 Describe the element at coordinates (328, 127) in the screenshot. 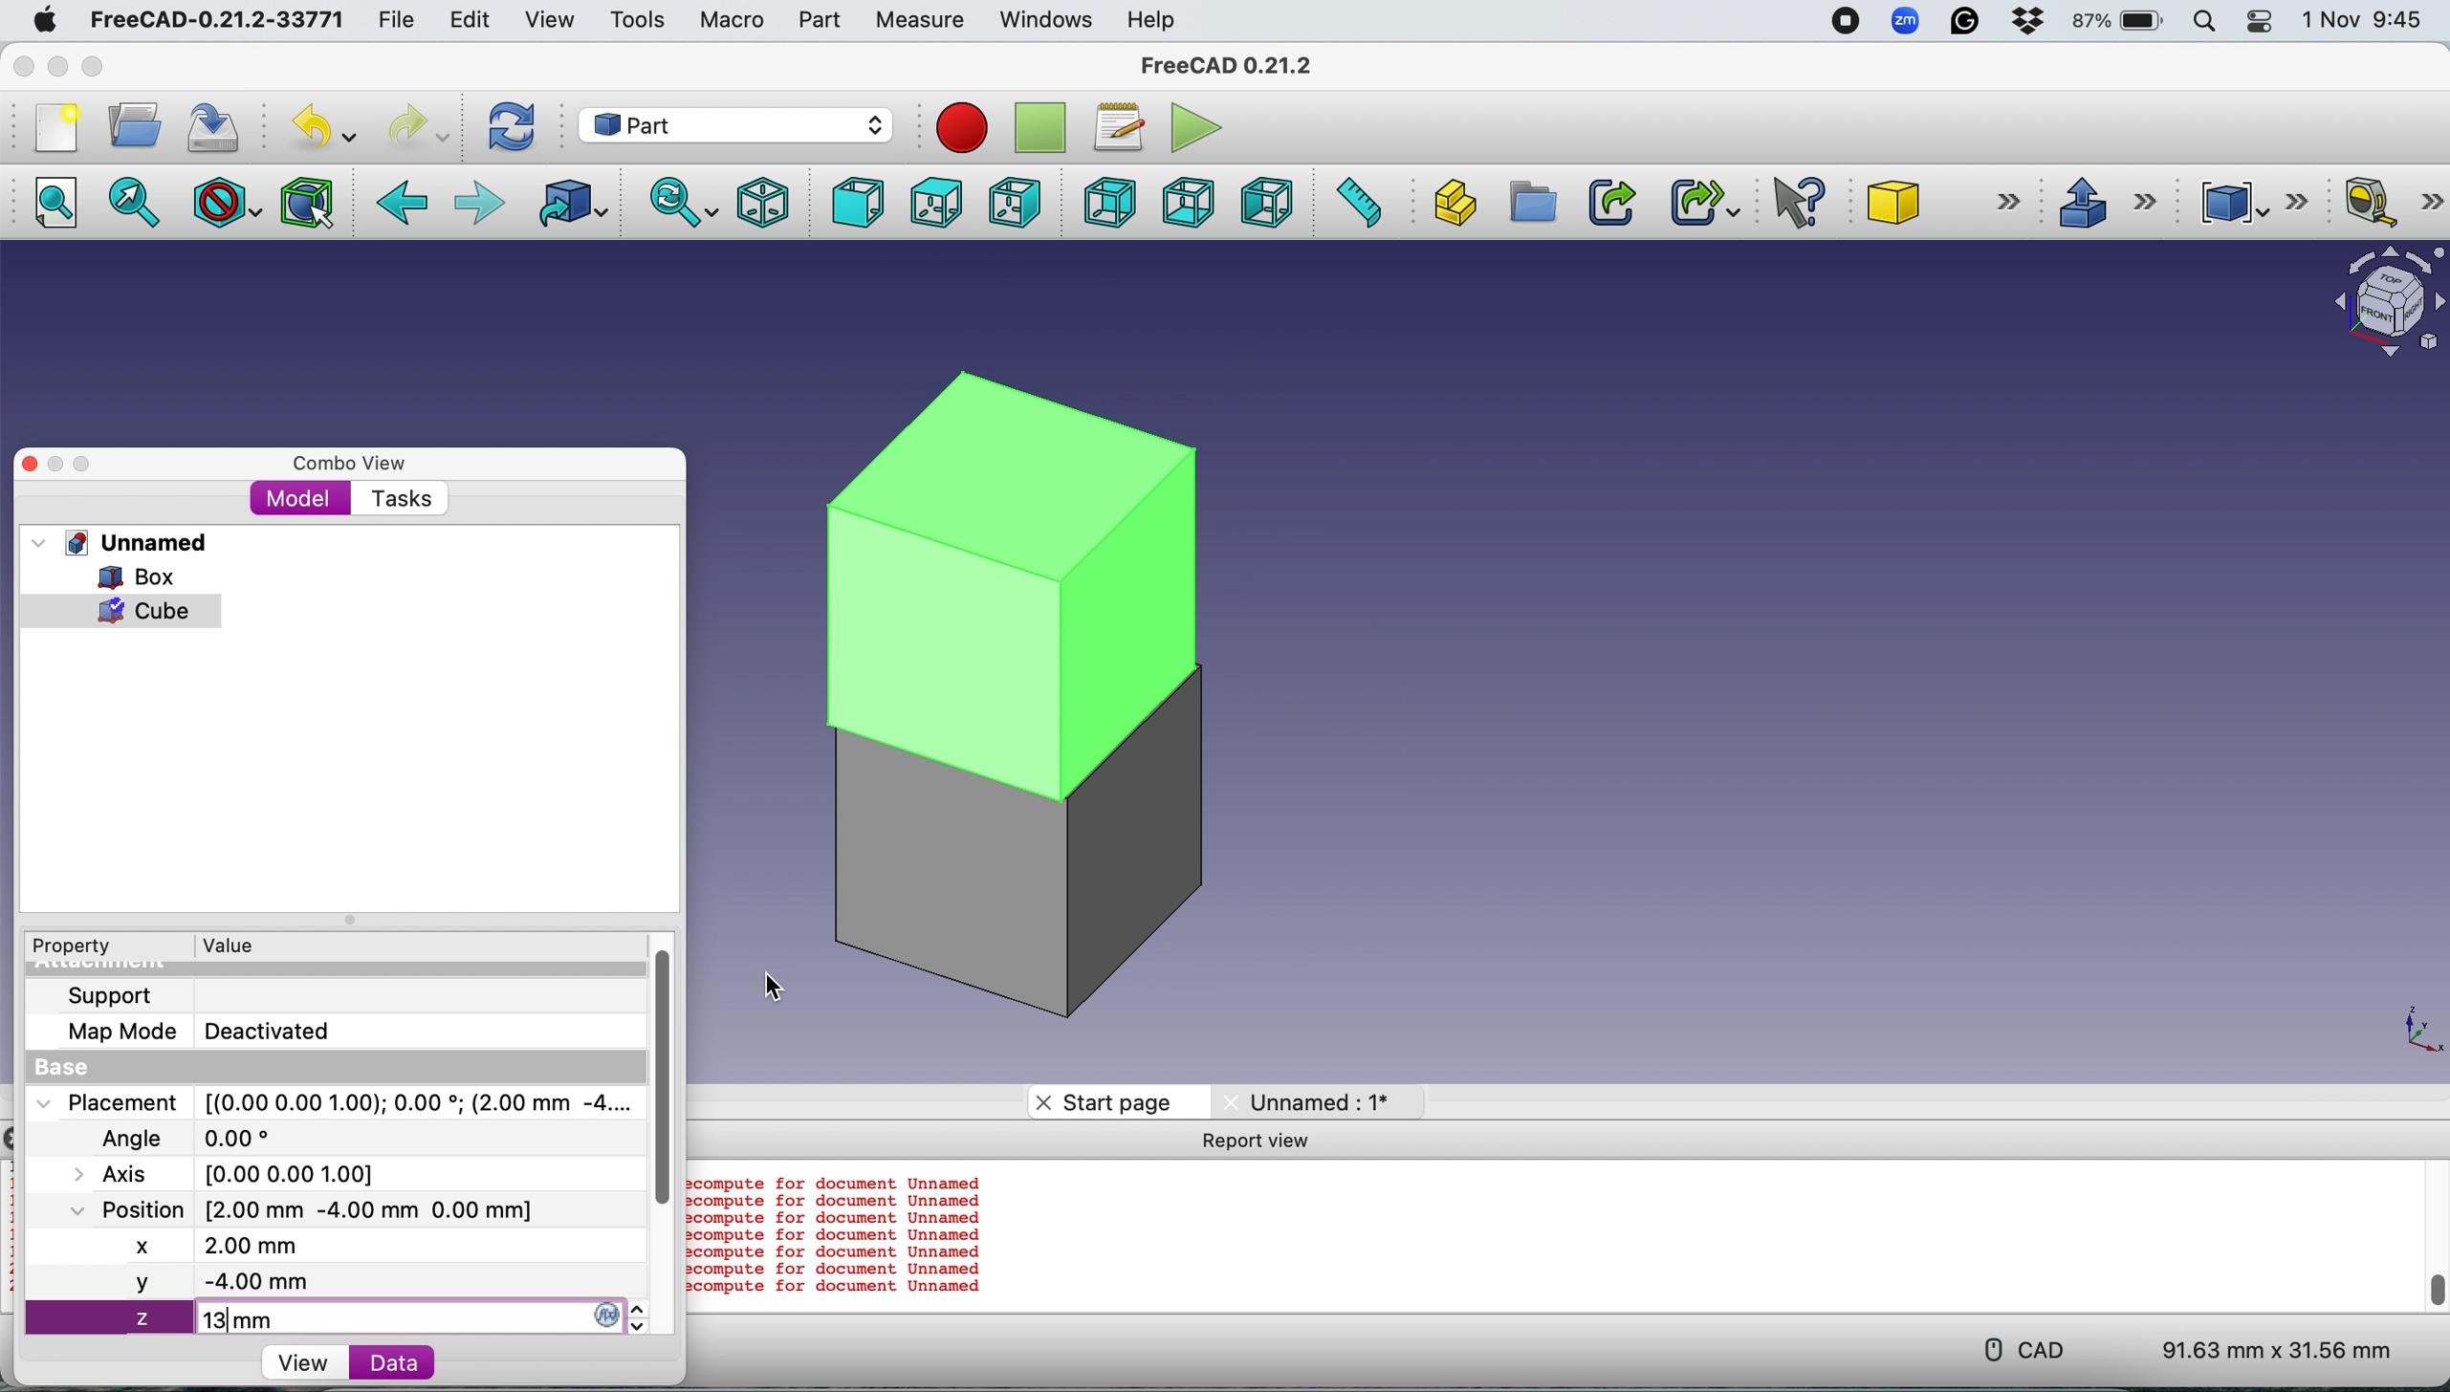

I see `Undo` at that location.